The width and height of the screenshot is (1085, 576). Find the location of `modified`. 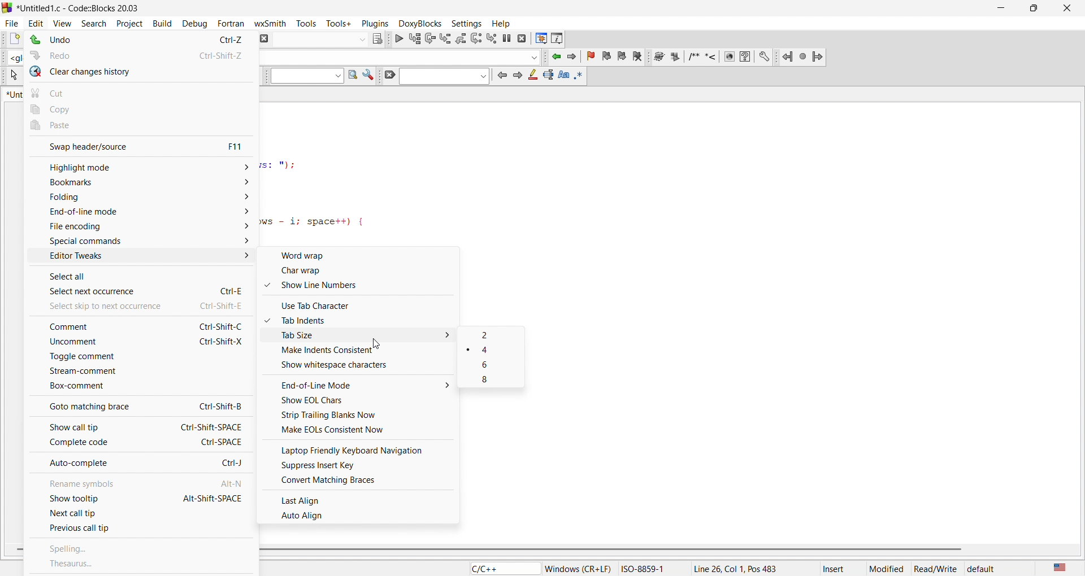

modified is located at coordinates (887, 568).